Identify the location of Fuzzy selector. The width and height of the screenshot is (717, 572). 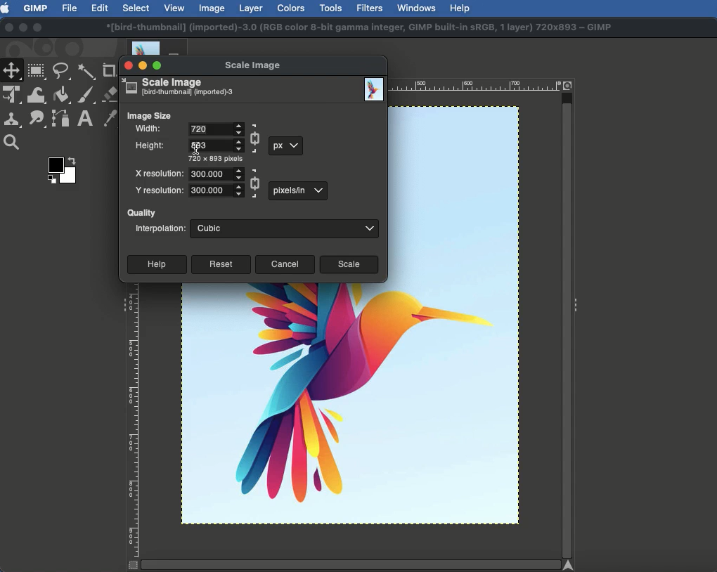
(86, 70).